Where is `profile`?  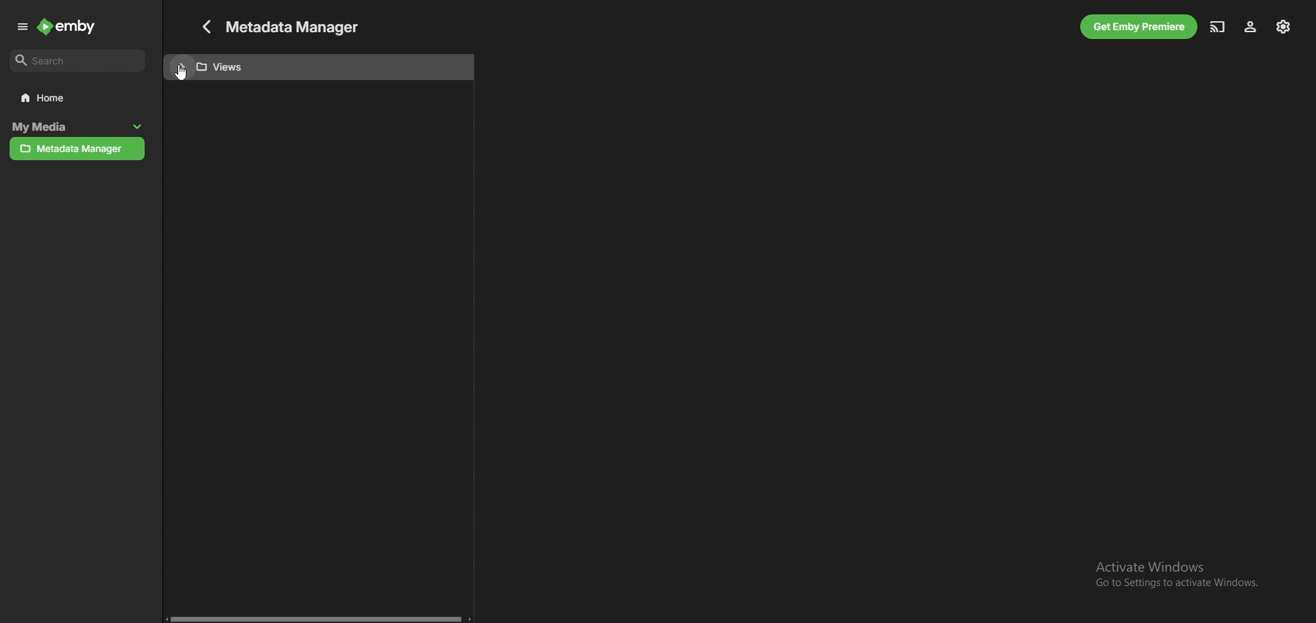 profile is located at coordinates (1250, 27).